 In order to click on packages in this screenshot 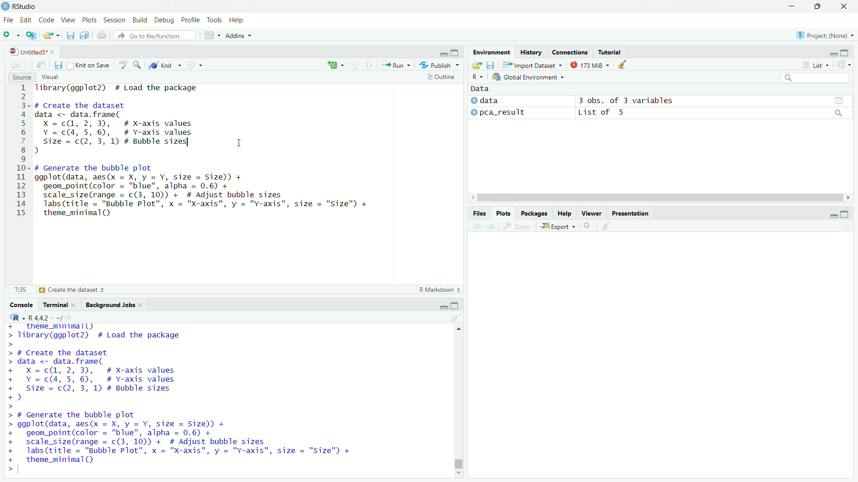, I will do `click(534, 213)`.